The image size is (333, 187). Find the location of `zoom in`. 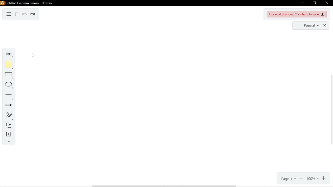

zoom in is located at coordinates (324, 179).